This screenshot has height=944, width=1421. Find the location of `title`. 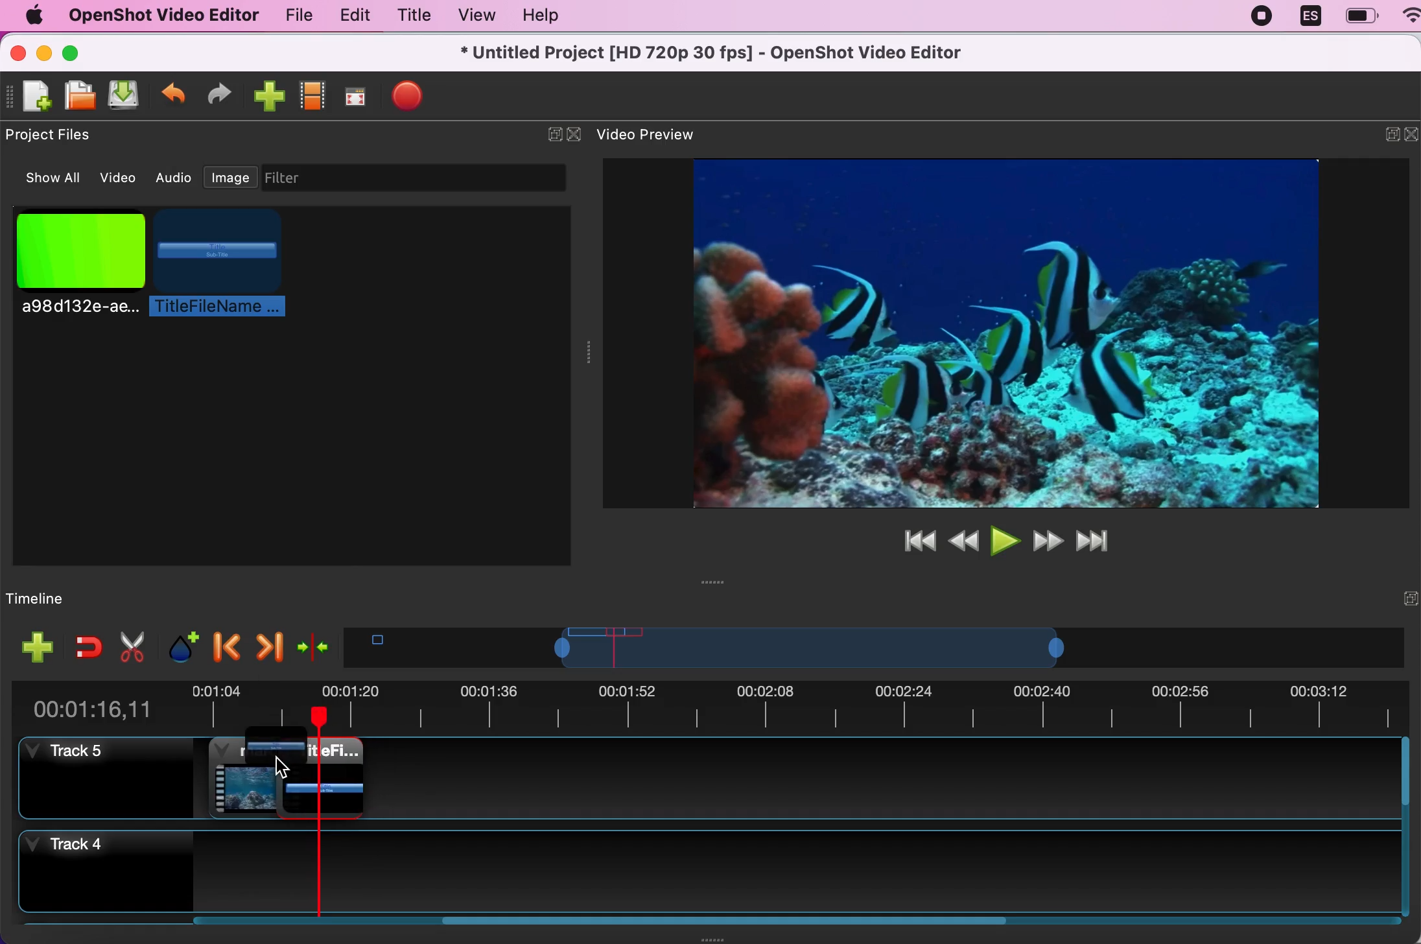

title is located at coordinates (218, 264).